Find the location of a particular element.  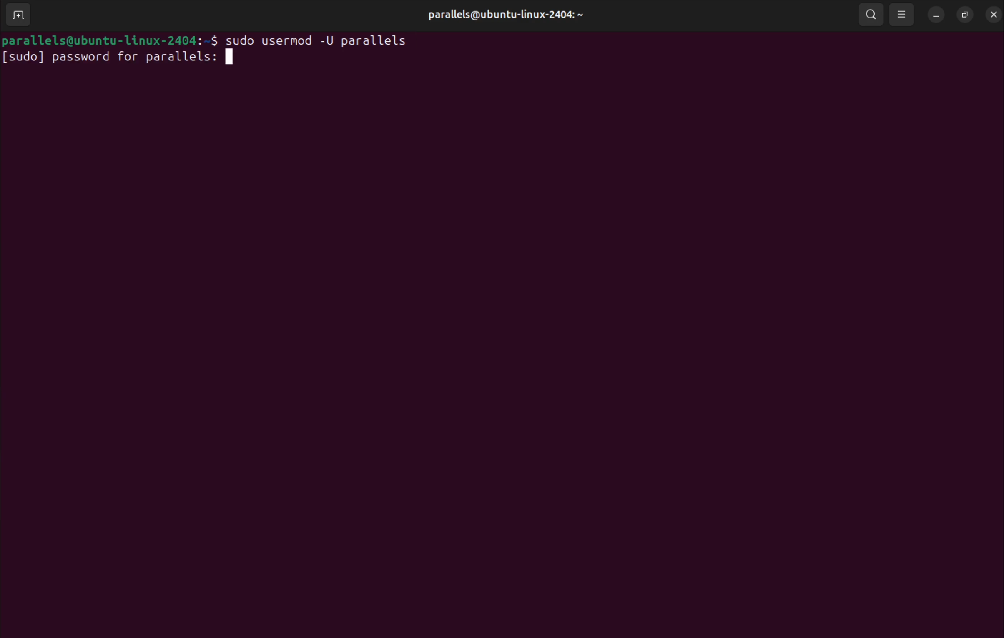

bash prompt is located at coordinates (112, 38).